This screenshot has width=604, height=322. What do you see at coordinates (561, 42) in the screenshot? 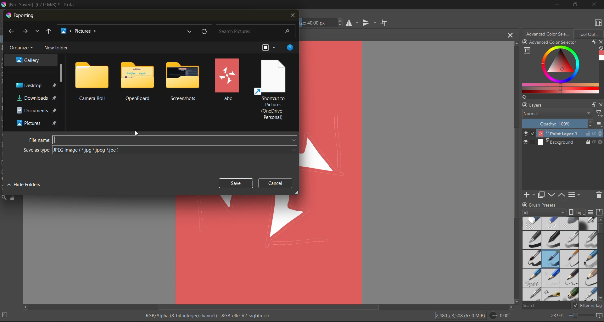
I see `Advanced color selector` at bounding box center [561, 42].